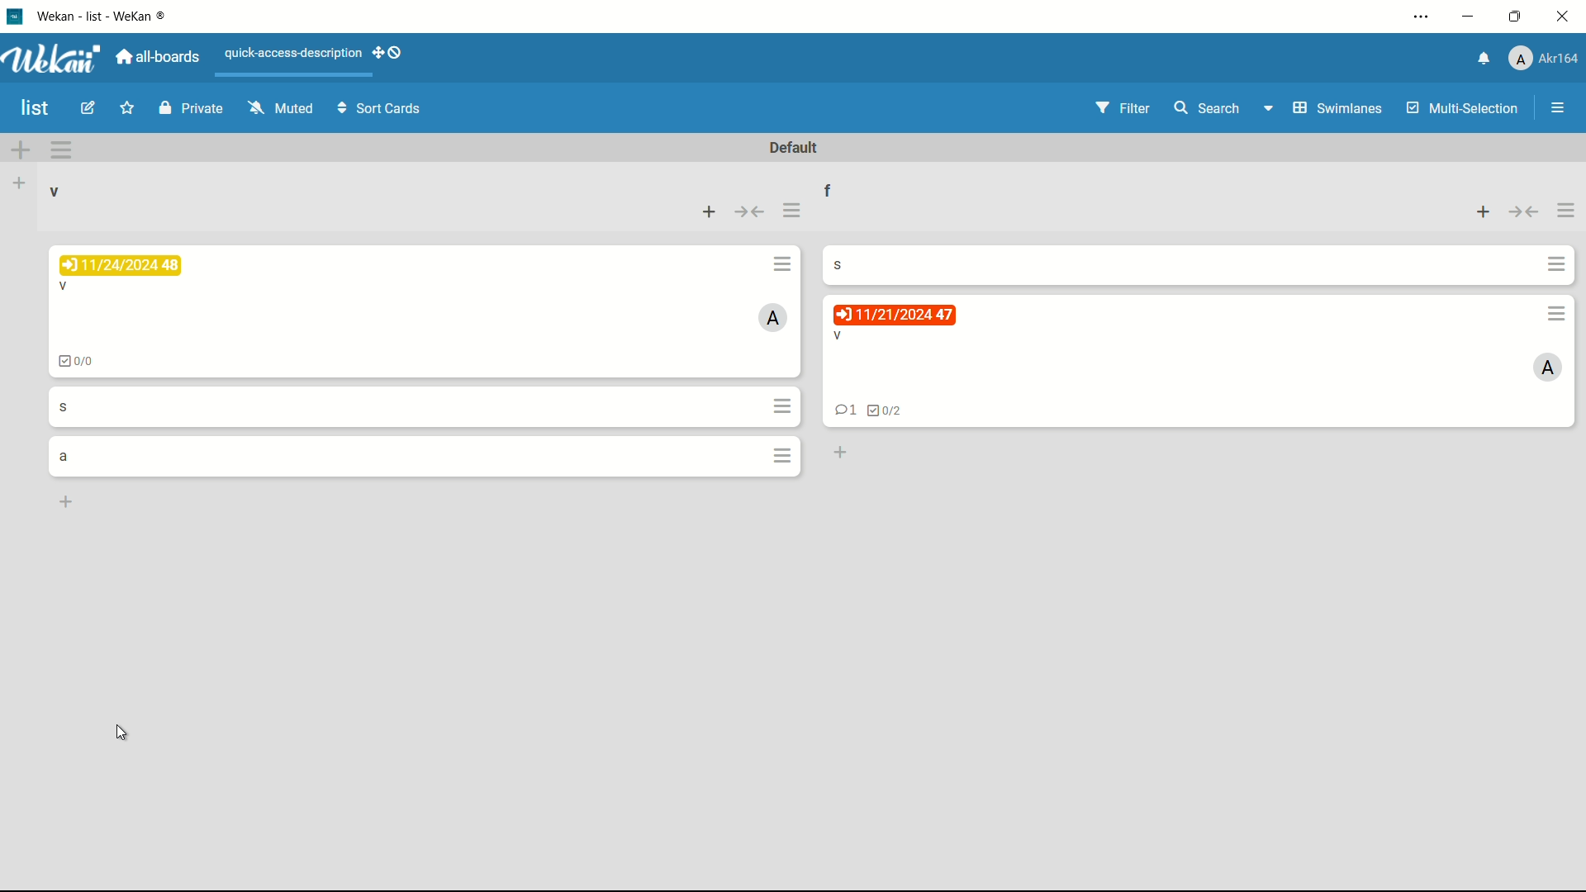 The width and height of the screenshot is (1586, 892). Describe the element at coordinates (795, 149) in the screenshot. I see `default` at that location.